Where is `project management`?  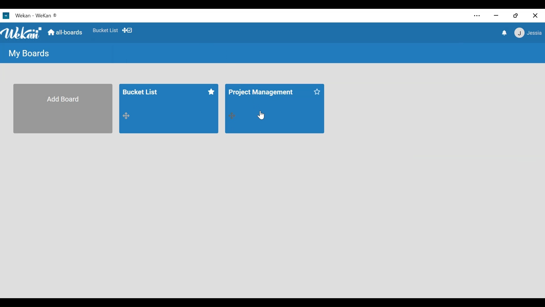
project management is located at coordinates (263, 92).